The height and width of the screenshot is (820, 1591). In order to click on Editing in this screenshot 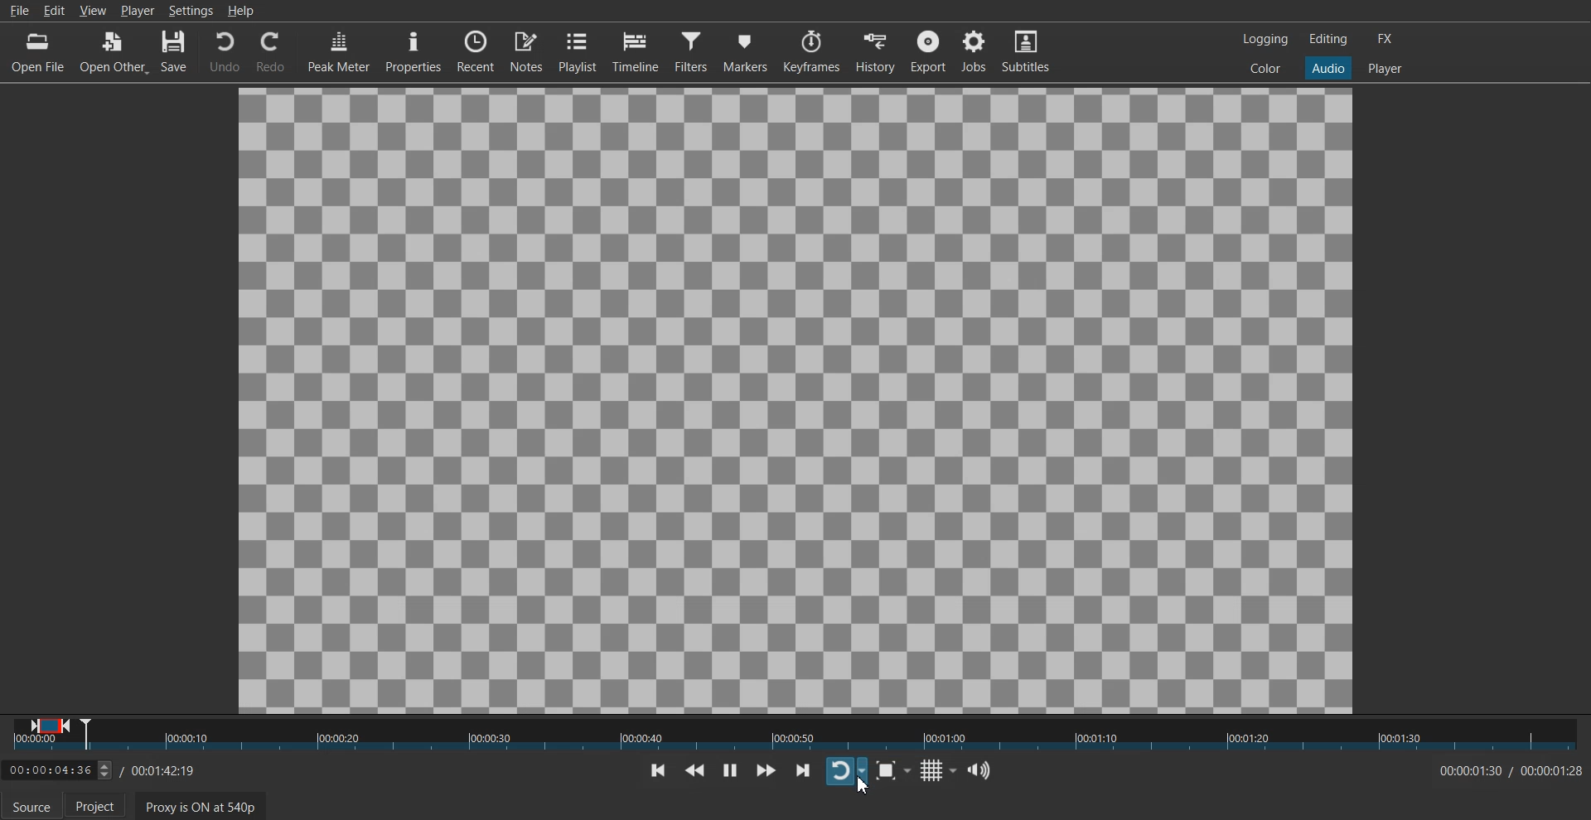, I will do `click(1328, 39)`.